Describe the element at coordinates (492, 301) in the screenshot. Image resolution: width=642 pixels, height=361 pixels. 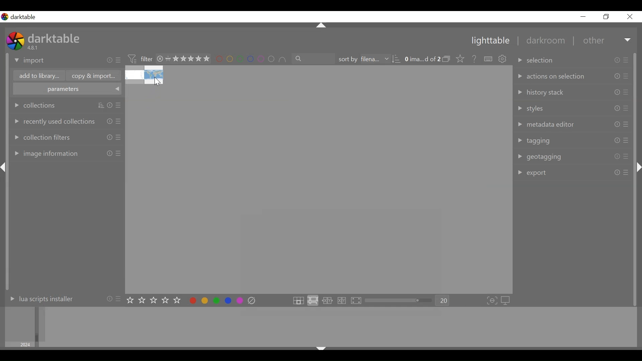
I see `toggle focus-peaking mode` at that location.